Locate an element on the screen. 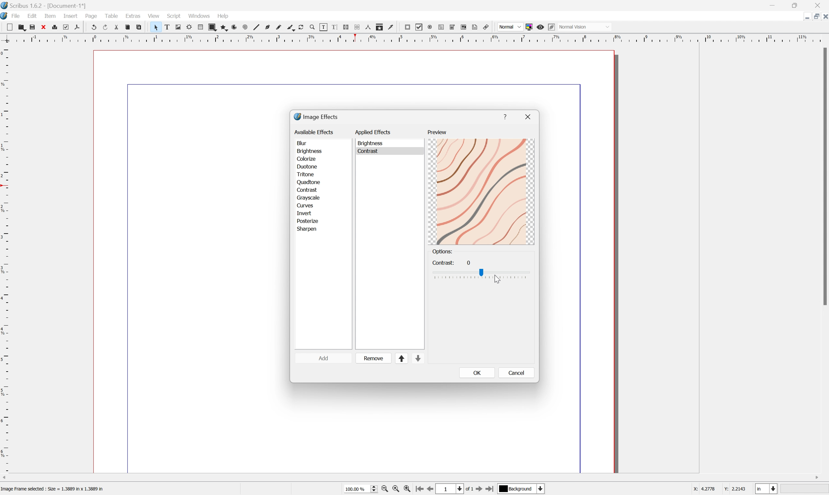 Image resolution: width=829 pixels, height=495 pixels. Edit text with story editor is located at coordinates (335, 27).